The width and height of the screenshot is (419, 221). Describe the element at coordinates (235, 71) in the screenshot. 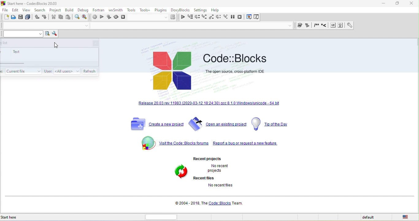

I see `the open source cross platform ide` at that location.